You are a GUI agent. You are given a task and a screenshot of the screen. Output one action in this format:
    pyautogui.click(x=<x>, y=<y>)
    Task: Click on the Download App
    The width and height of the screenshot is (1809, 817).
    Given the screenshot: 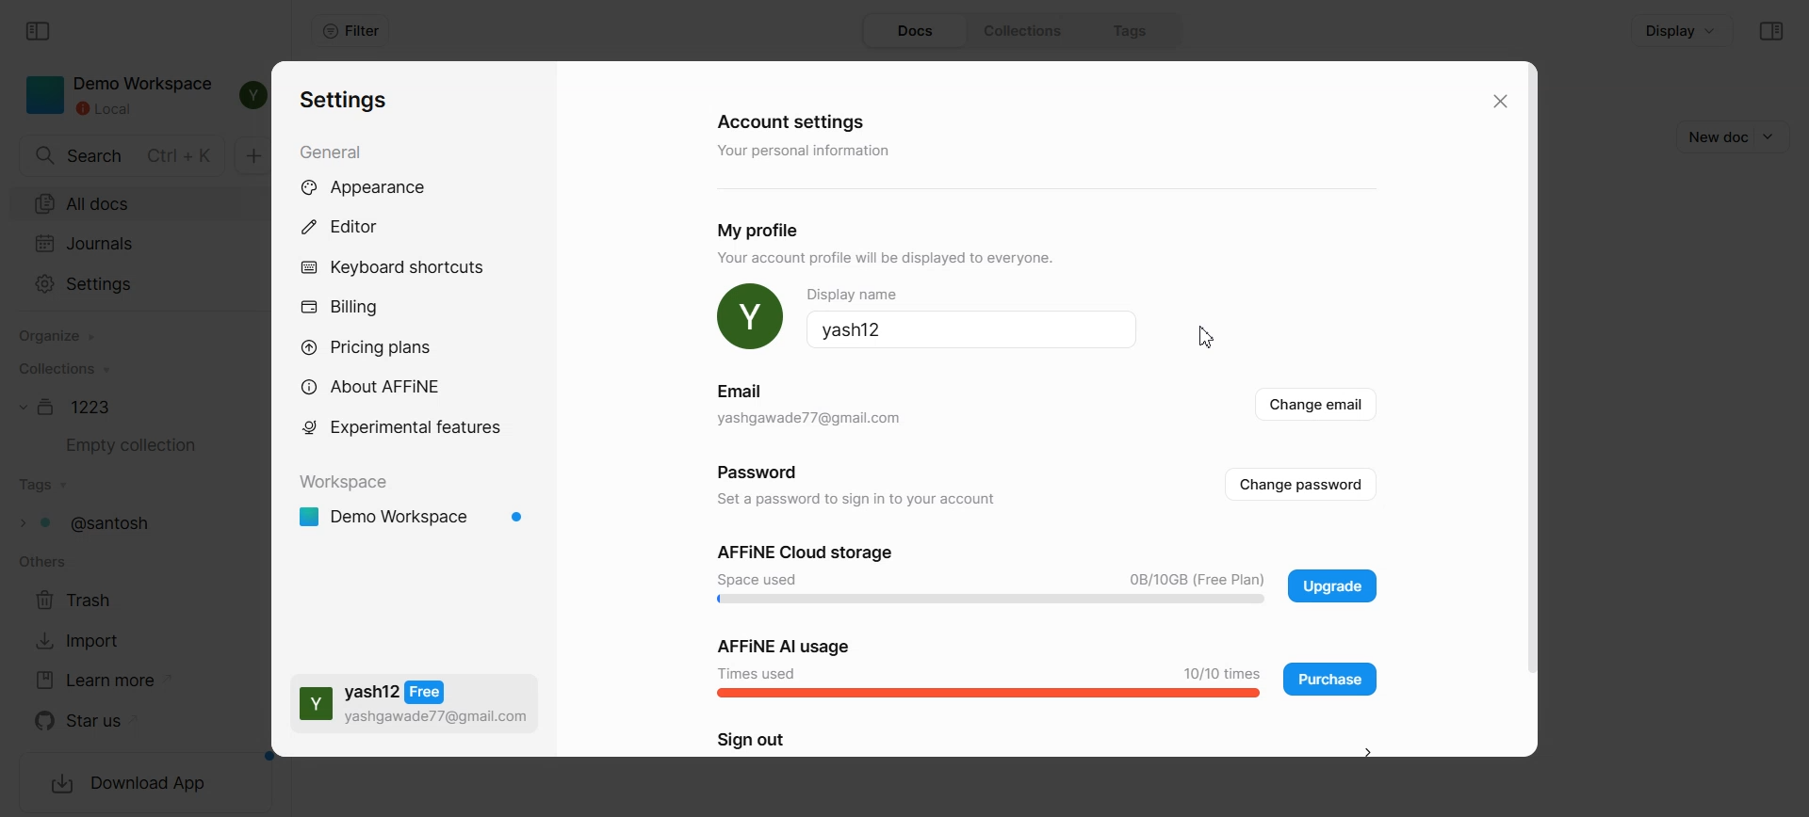 What is the action you would take?
    pyautogui.click(x=130, y=785)
    